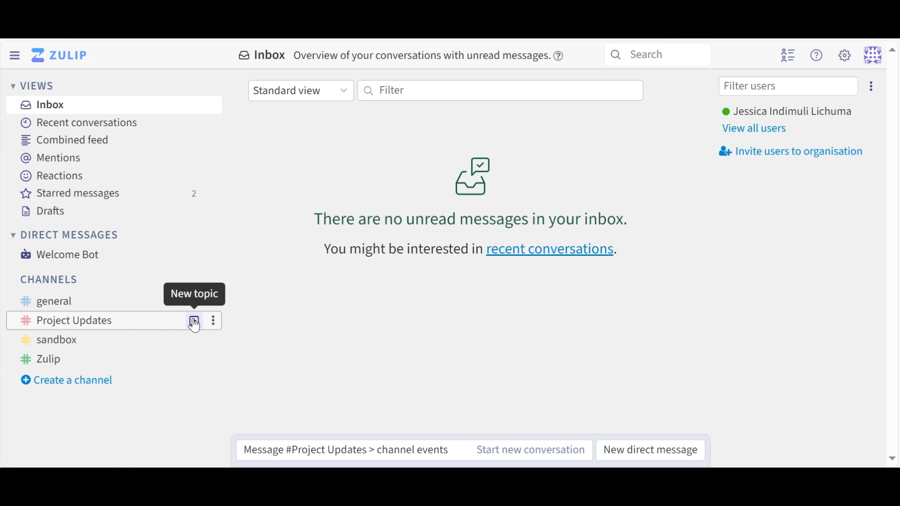  Describe the element at coordinates (44, 105) in the screenshot. I see `Inbox` at that location.